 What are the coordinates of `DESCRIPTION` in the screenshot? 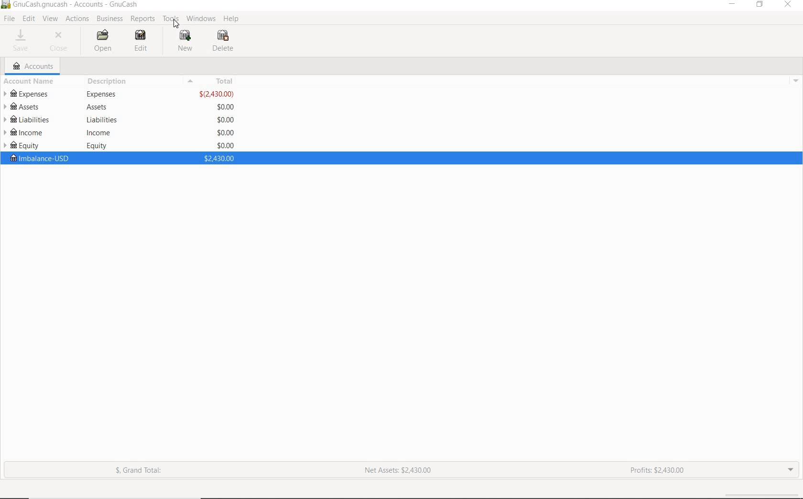 It's located at (108, 82).